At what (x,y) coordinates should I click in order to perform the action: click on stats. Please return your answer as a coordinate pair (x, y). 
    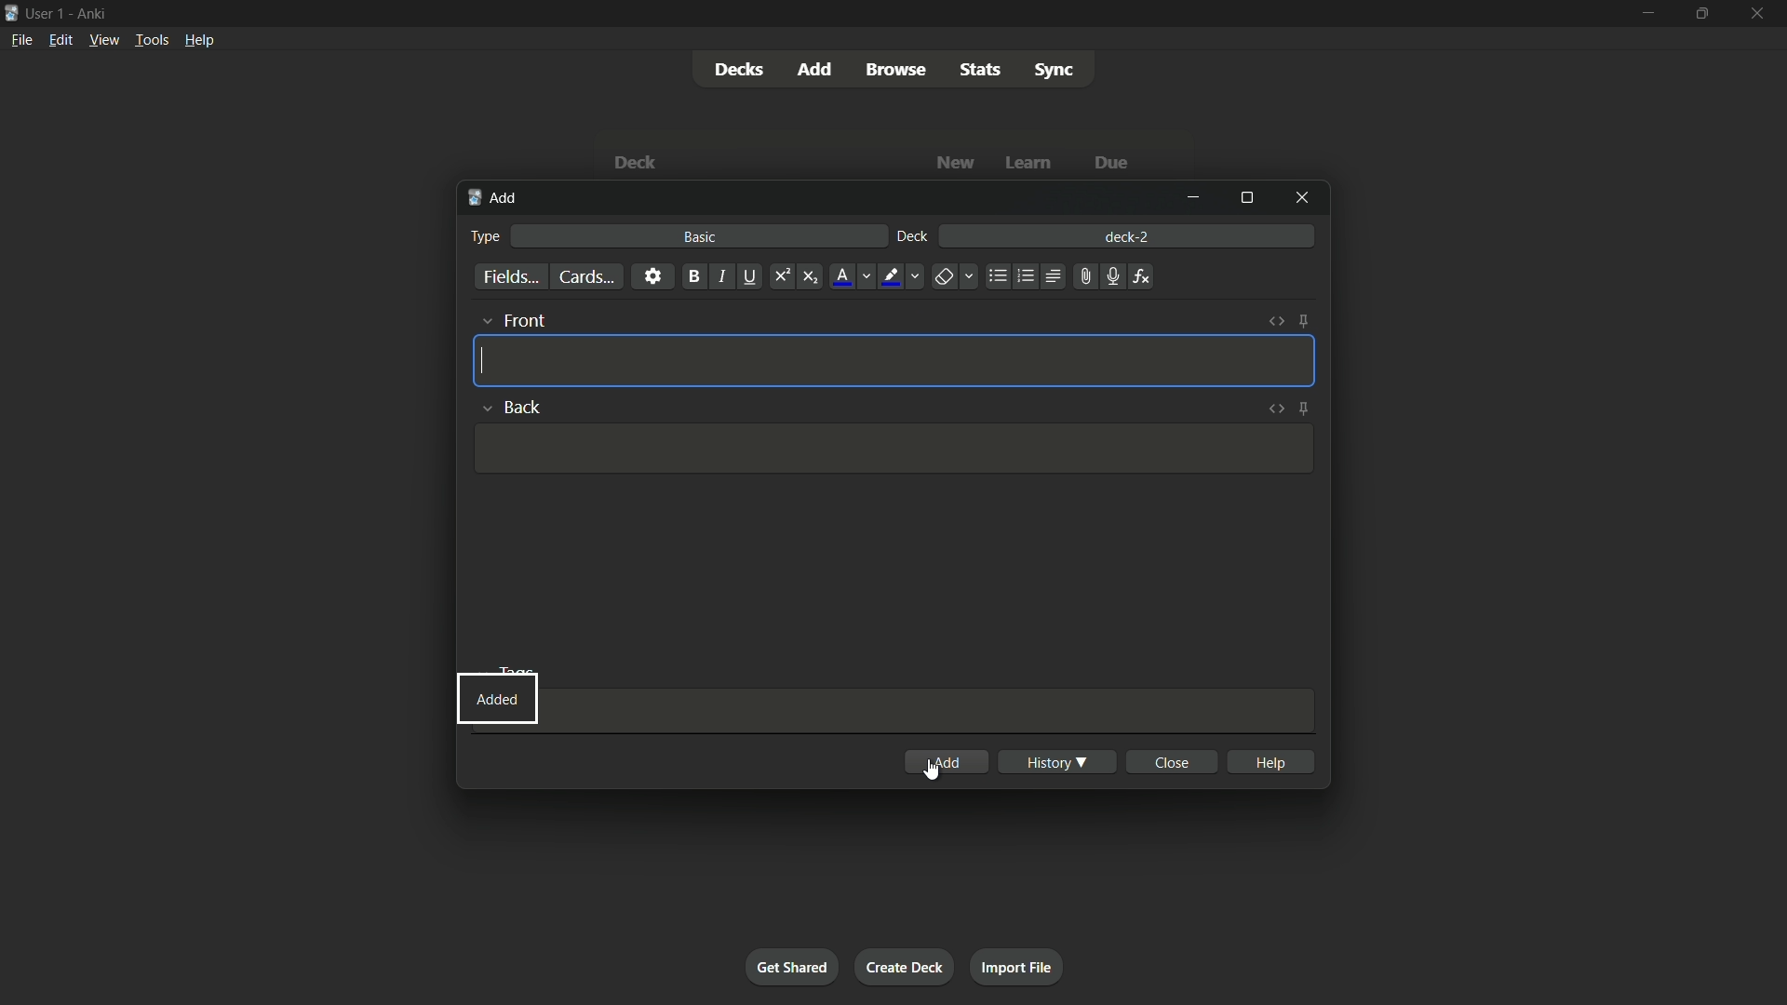
    Looking at the image, I should click on (980, 69).